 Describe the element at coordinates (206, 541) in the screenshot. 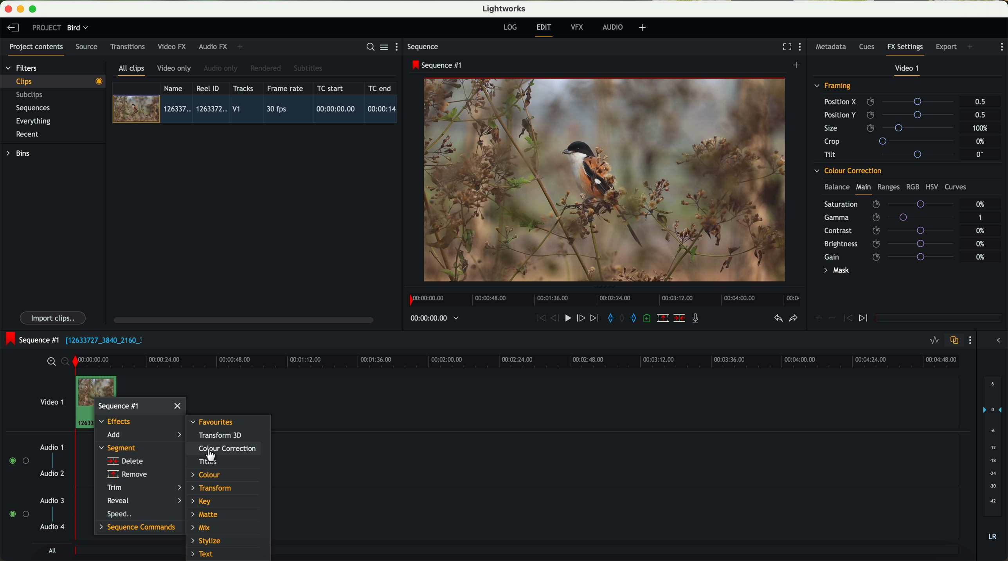

I see `stylize` at that location.